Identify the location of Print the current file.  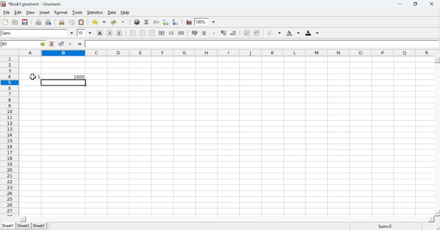
(38, 22).